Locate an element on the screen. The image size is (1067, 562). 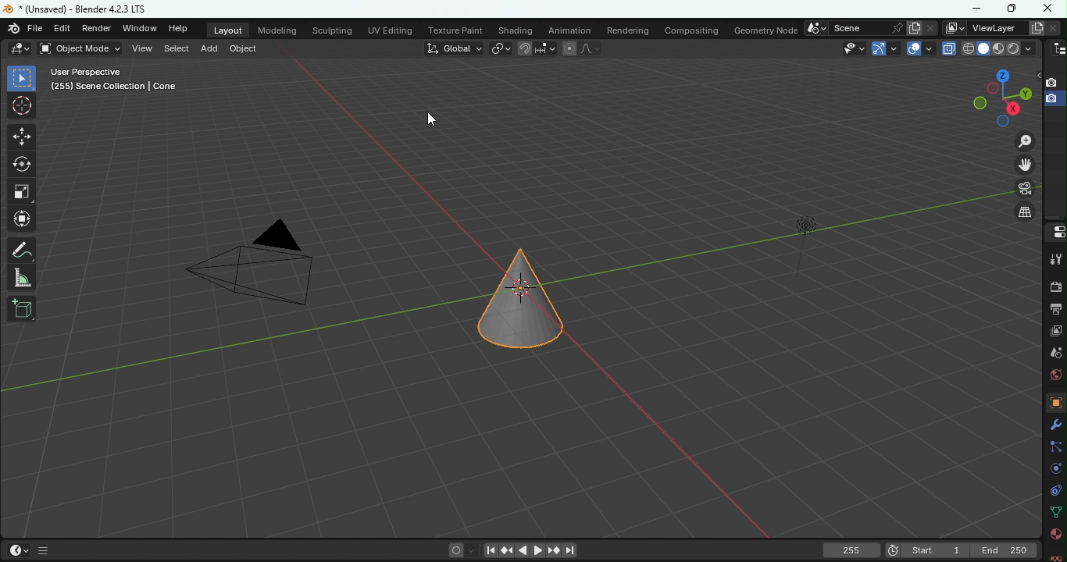
Viewport shading: Material preview is located at coordinates (997, 48).